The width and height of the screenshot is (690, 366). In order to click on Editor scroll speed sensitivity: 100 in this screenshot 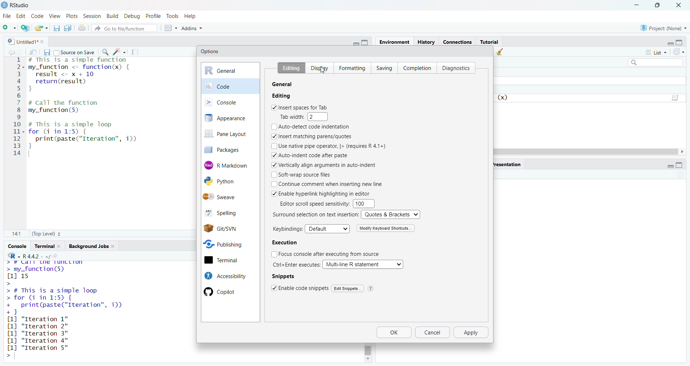, I will do `click(323, 204)`.